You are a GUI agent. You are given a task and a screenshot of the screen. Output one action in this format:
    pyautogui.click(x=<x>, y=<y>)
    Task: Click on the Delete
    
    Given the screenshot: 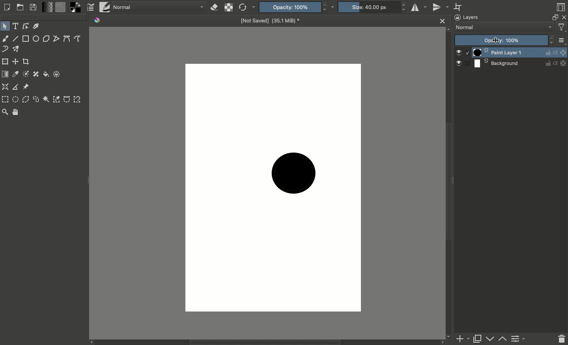 What is the action you would take?
    pyautogui.click(x=561, y=339)
    